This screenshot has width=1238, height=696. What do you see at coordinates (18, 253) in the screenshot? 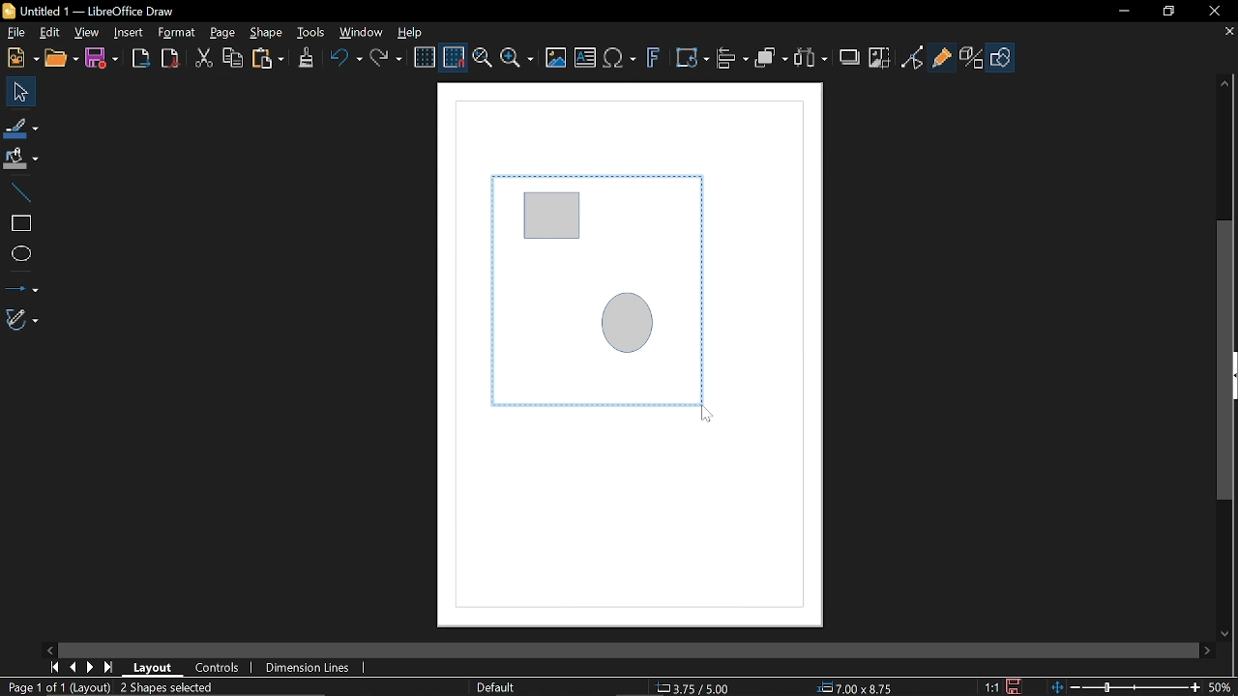
I see `Ellipse` at bounding box center [18, 253].